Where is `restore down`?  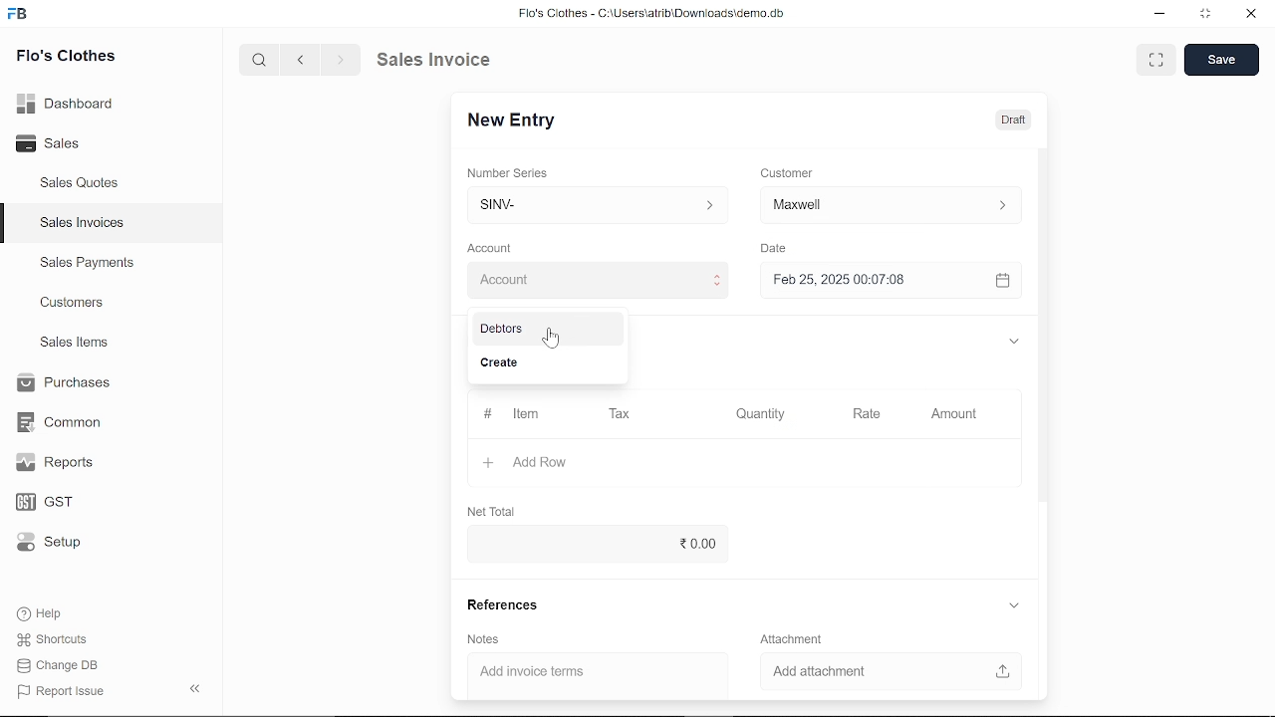 restore down is located at coordinates (1202, 15).